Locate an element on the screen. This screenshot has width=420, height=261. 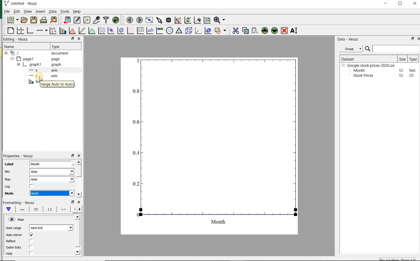
Max is located at coordinates (8, 180).